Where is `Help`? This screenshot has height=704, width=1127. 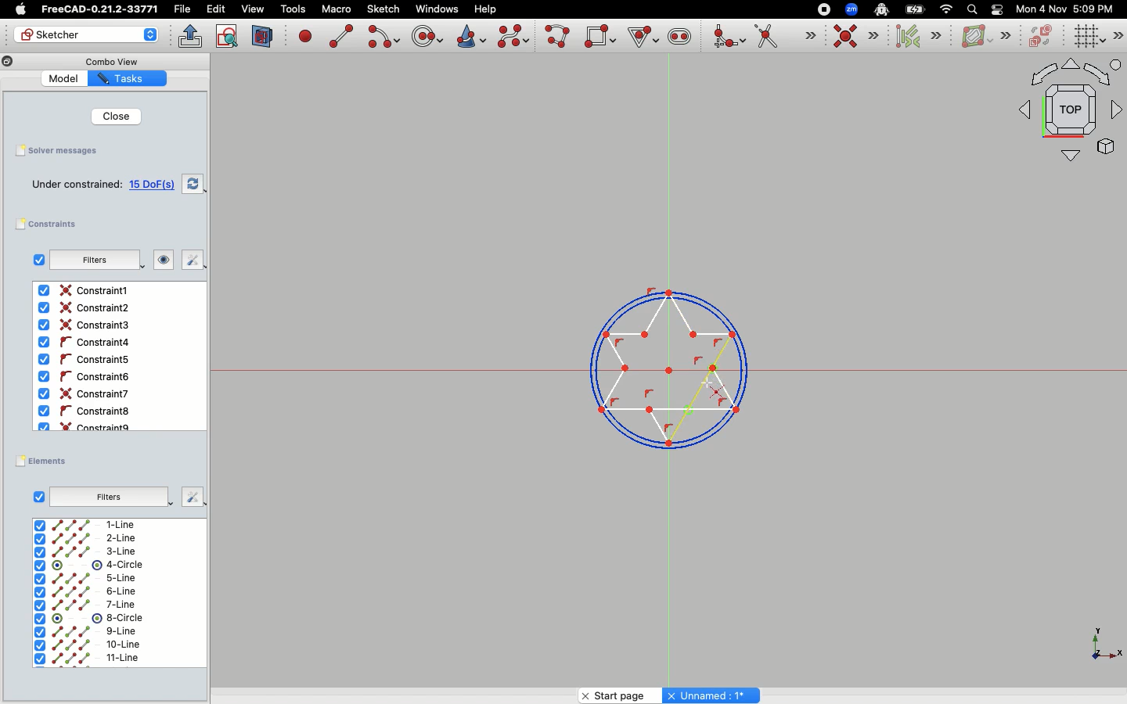 Help is located at coordinates (486, 8).